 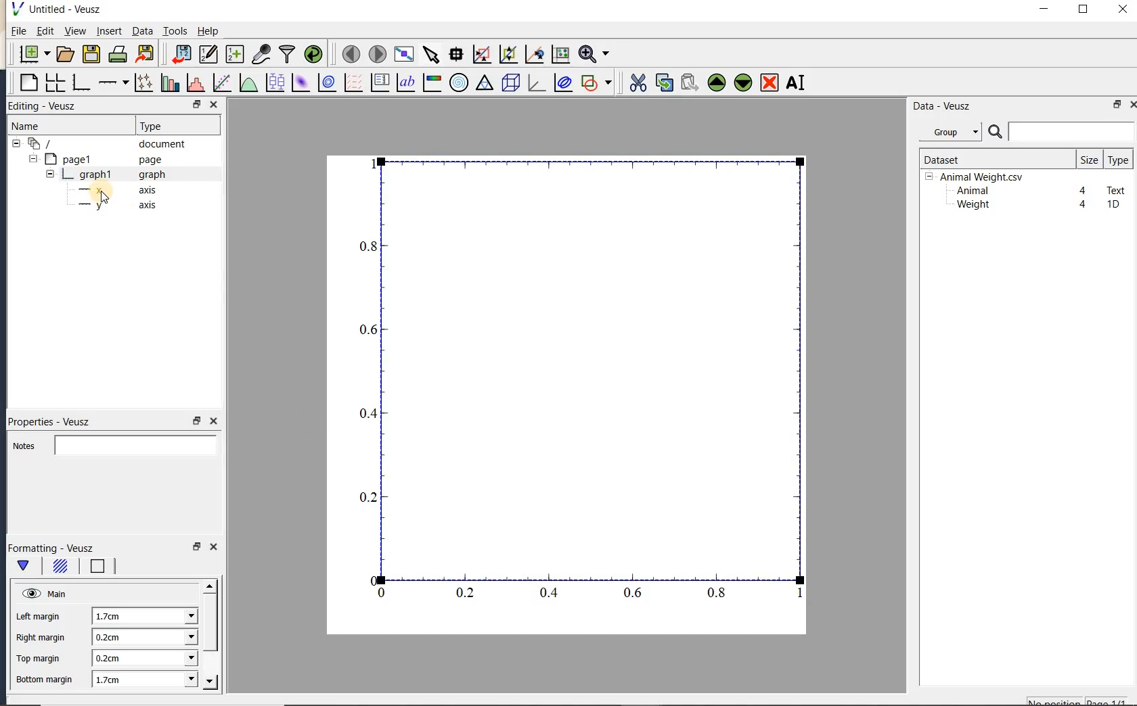 What do you see at coordinates (74, 32) in the screenshot?
I see `view` at bounding box center [74, 32].